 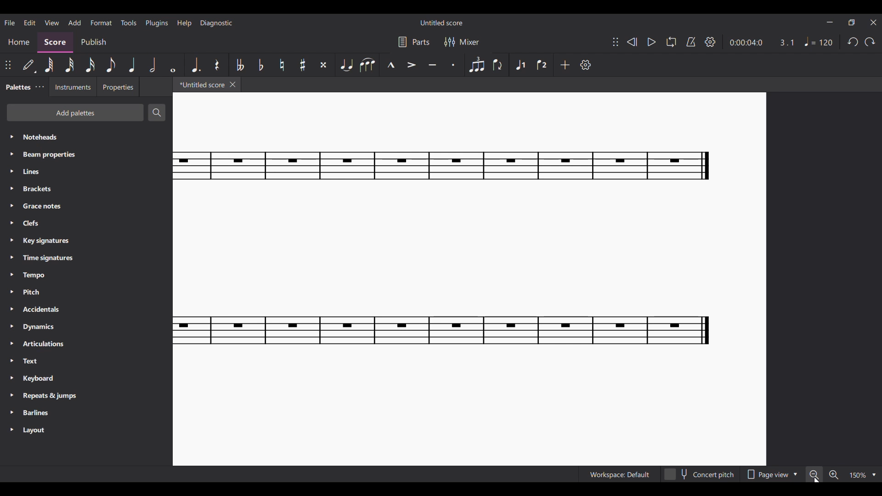 What do you see at coordinates (616, 42) in the screenshot?
I see `Change position` at bounding box center [616, 42].